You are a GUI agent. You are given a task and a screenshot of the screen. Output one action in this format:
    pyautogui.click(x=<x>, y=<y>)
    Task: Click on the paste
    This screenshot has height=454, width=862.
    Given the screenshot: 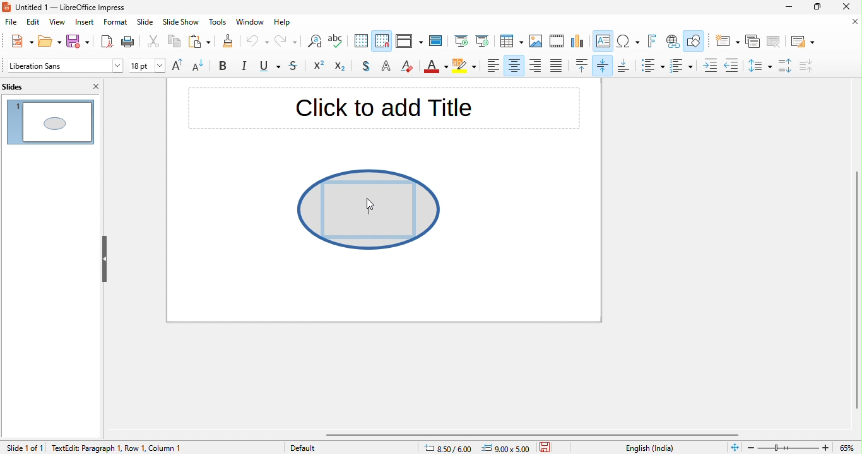 What is the action you would take?
    pyautogui.click(x=198, y=42)
    